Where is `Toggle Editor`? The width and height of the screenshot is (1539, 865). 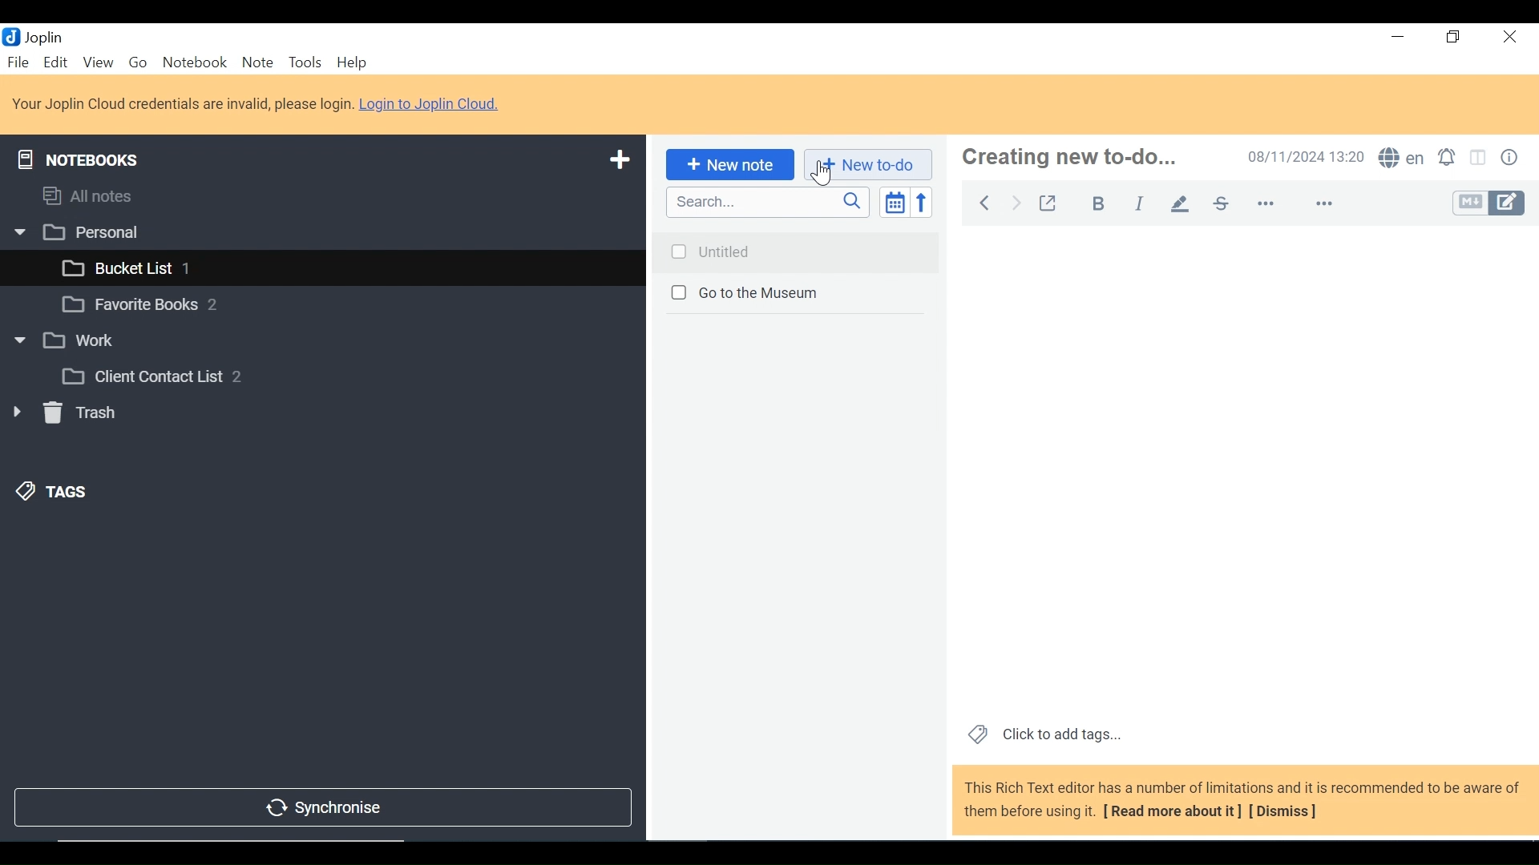
Toggle Editor is located at coordinates (1488, 204).